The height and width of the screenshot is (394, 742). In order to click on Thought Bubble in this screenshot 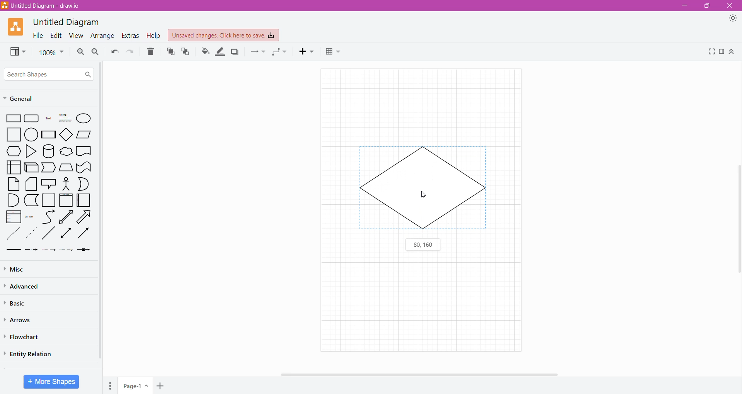, I will do `click(66, 152)`.